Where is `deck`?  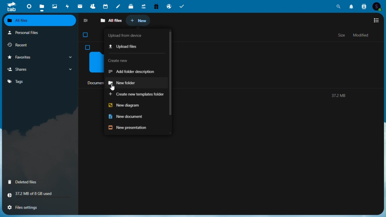
deck is located at coordinates (131, 6).